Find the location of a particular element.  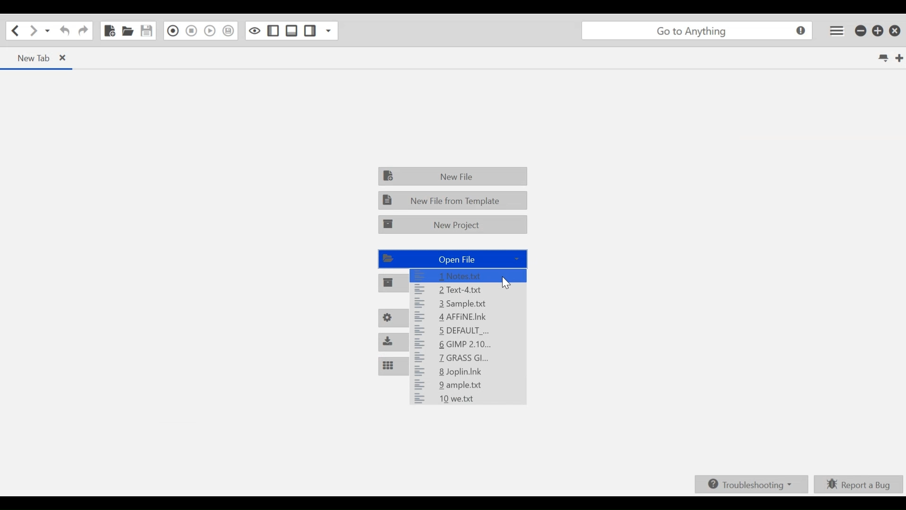

1 Notes.txt is located at coordinates (468, 276).